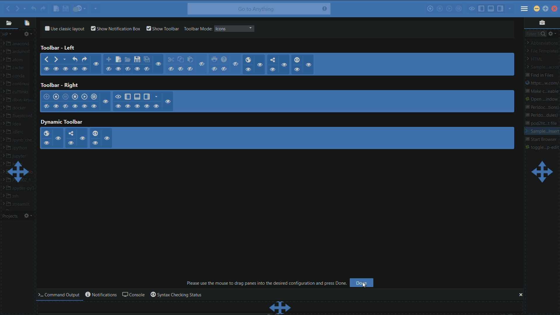 This screenshot has width=560, height=315. What do you see at coordinates (85, 106) in the screenshot?
I see `hide/show` at bounding box center [85, 106].